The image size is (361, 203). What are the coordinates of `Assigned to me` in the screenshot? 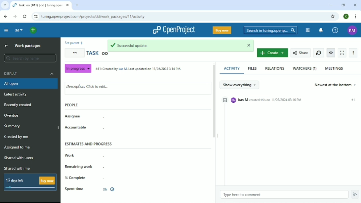 It's located at (18, 147).